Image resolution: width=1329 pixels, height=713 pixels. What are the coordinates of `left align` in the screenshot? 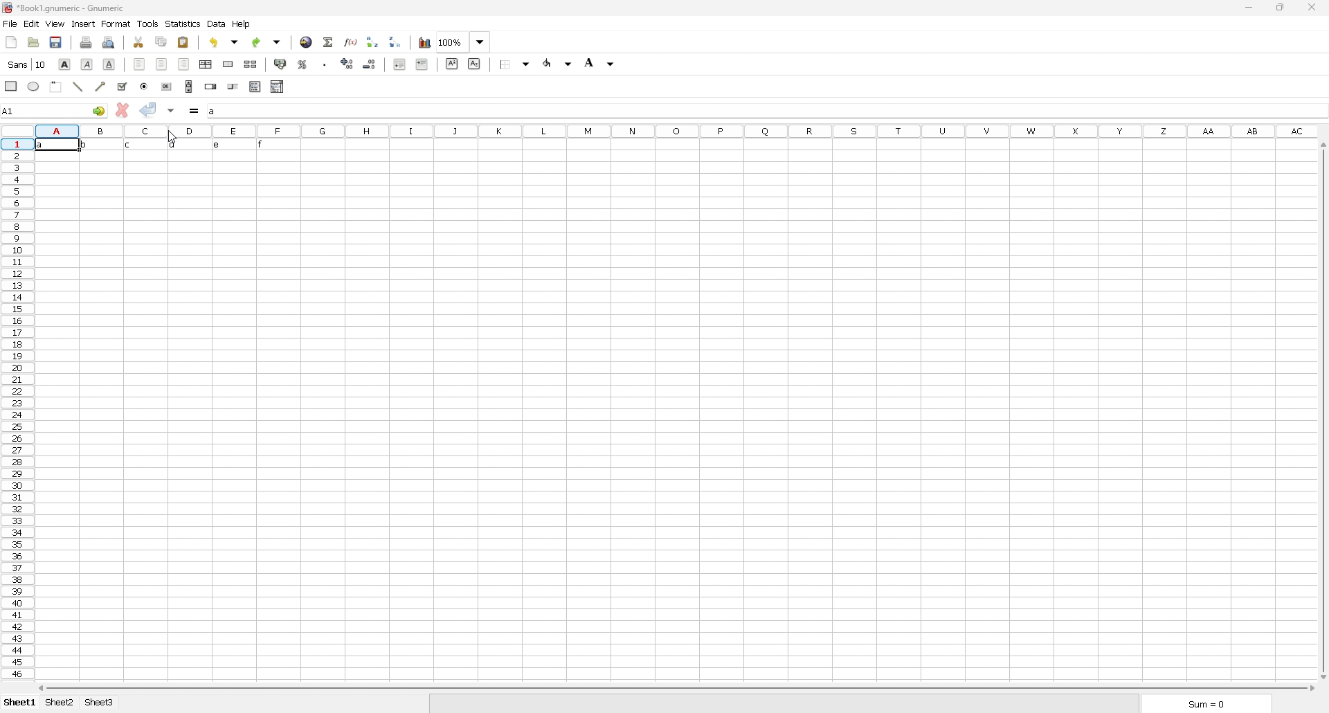 It's located at (140, 64).